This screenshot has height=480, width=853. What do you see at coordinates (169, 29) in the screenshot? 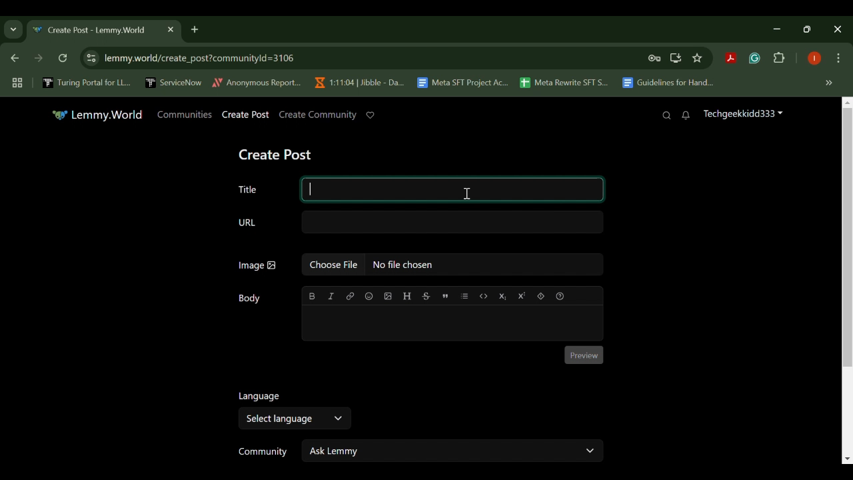
I see `Close Tab` at bounding box center [169, 29].